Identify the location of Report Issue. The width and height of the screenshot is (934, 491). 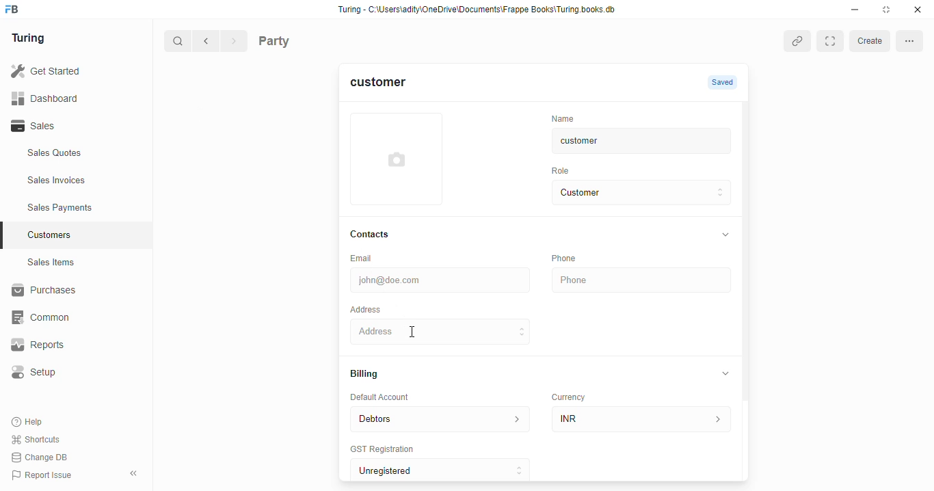
(44, 474).